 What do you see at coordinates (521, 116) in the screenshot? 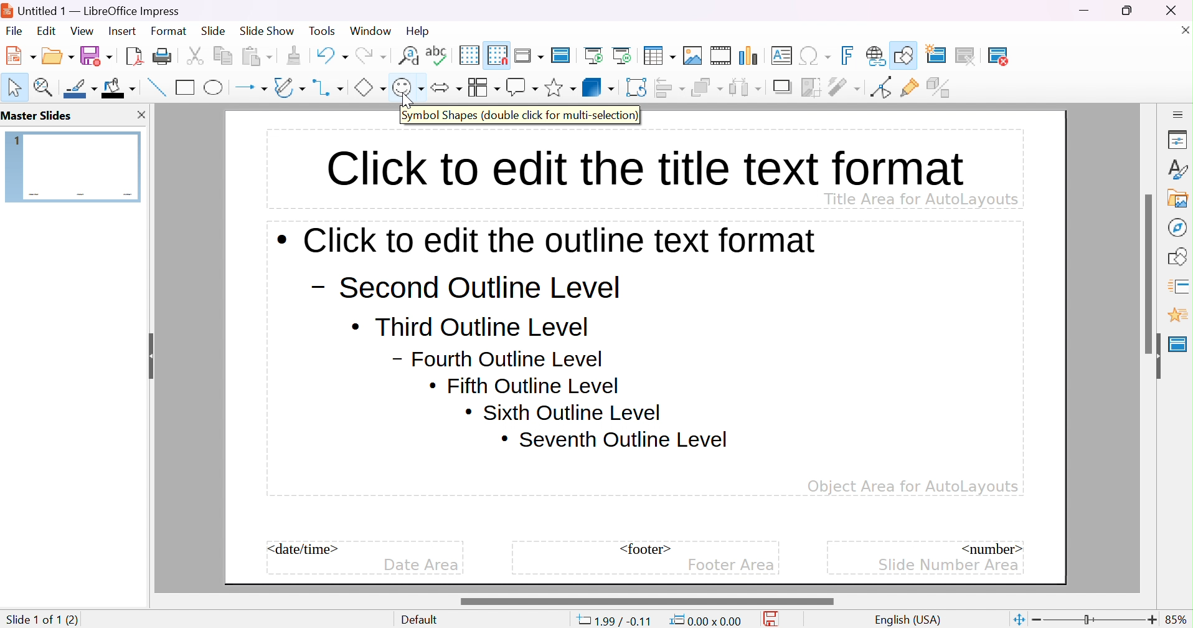
I see `symbol shapes (double click for multi-selection)` at bounding box center [521, 116].